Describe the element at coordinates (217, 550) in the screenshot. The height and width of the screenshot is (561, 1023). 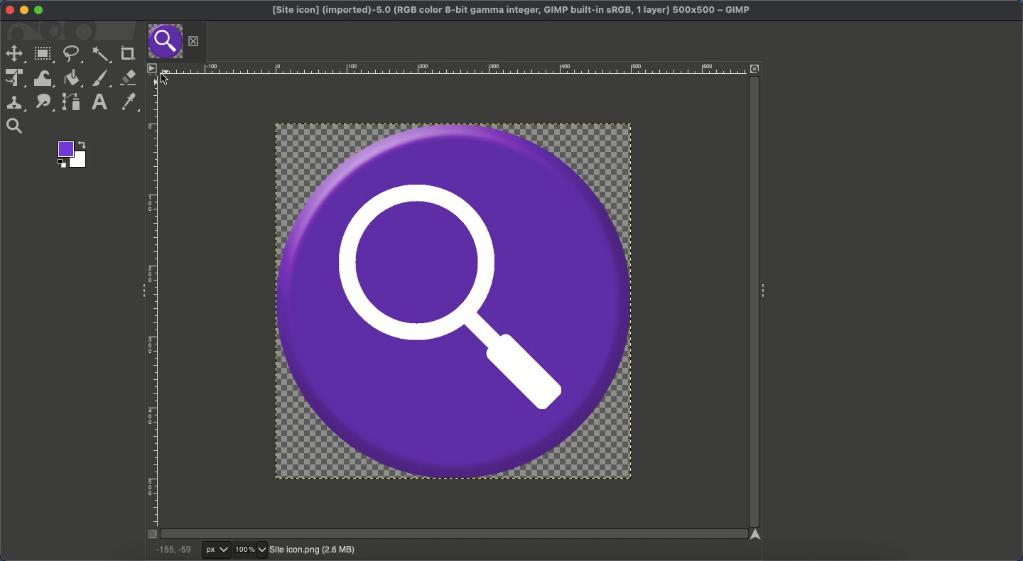
I see `pc` at that location.